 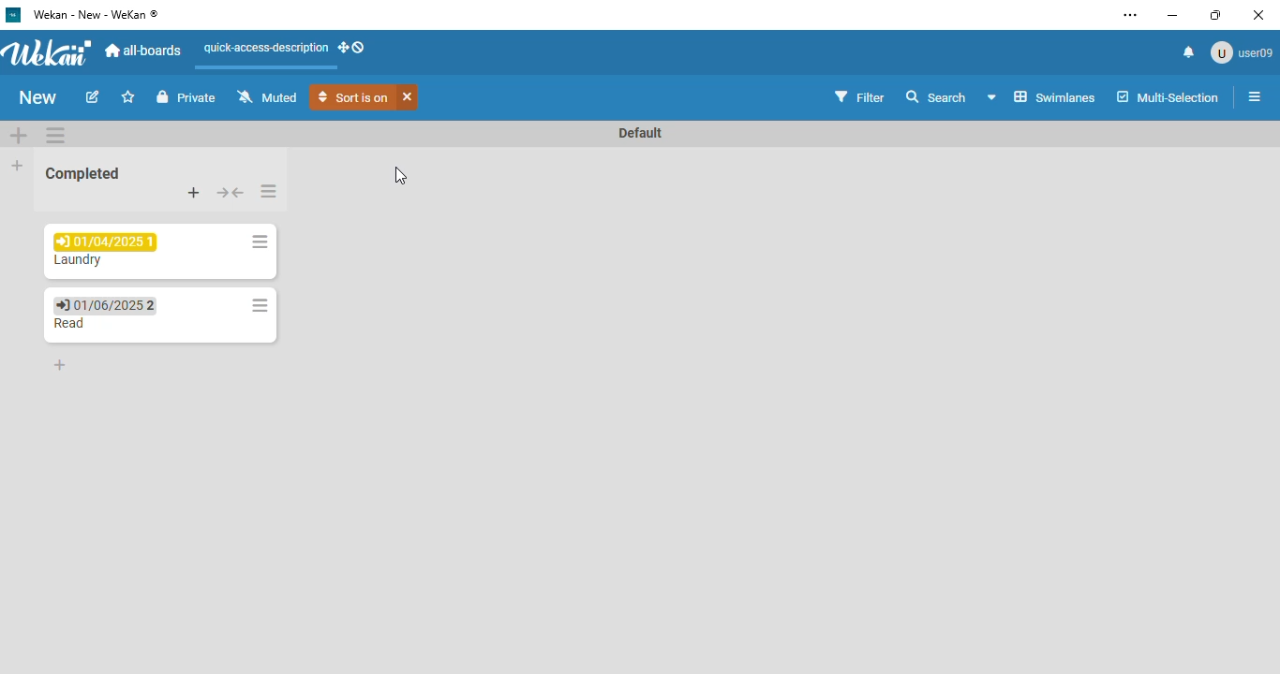 I want to click on add list, so click(x=18, y=165).